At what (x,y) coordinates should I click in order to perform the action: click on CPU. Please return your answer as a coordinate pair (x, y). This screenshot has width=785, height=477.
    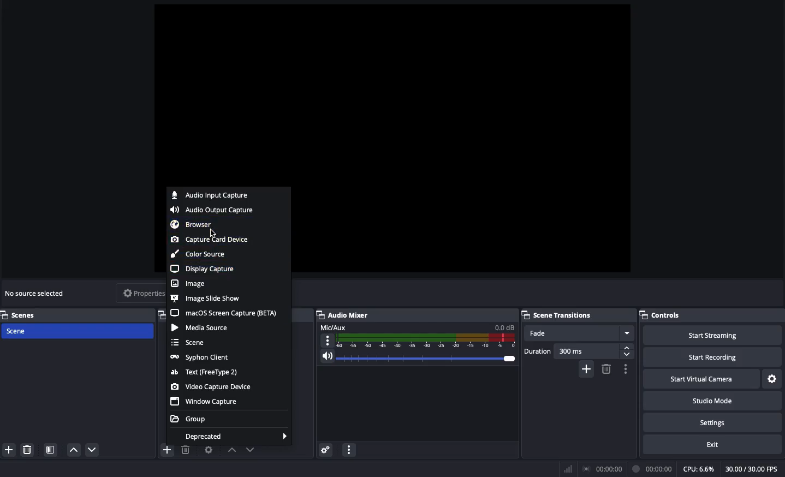
    Looking at the image, I should click on (700, 469).